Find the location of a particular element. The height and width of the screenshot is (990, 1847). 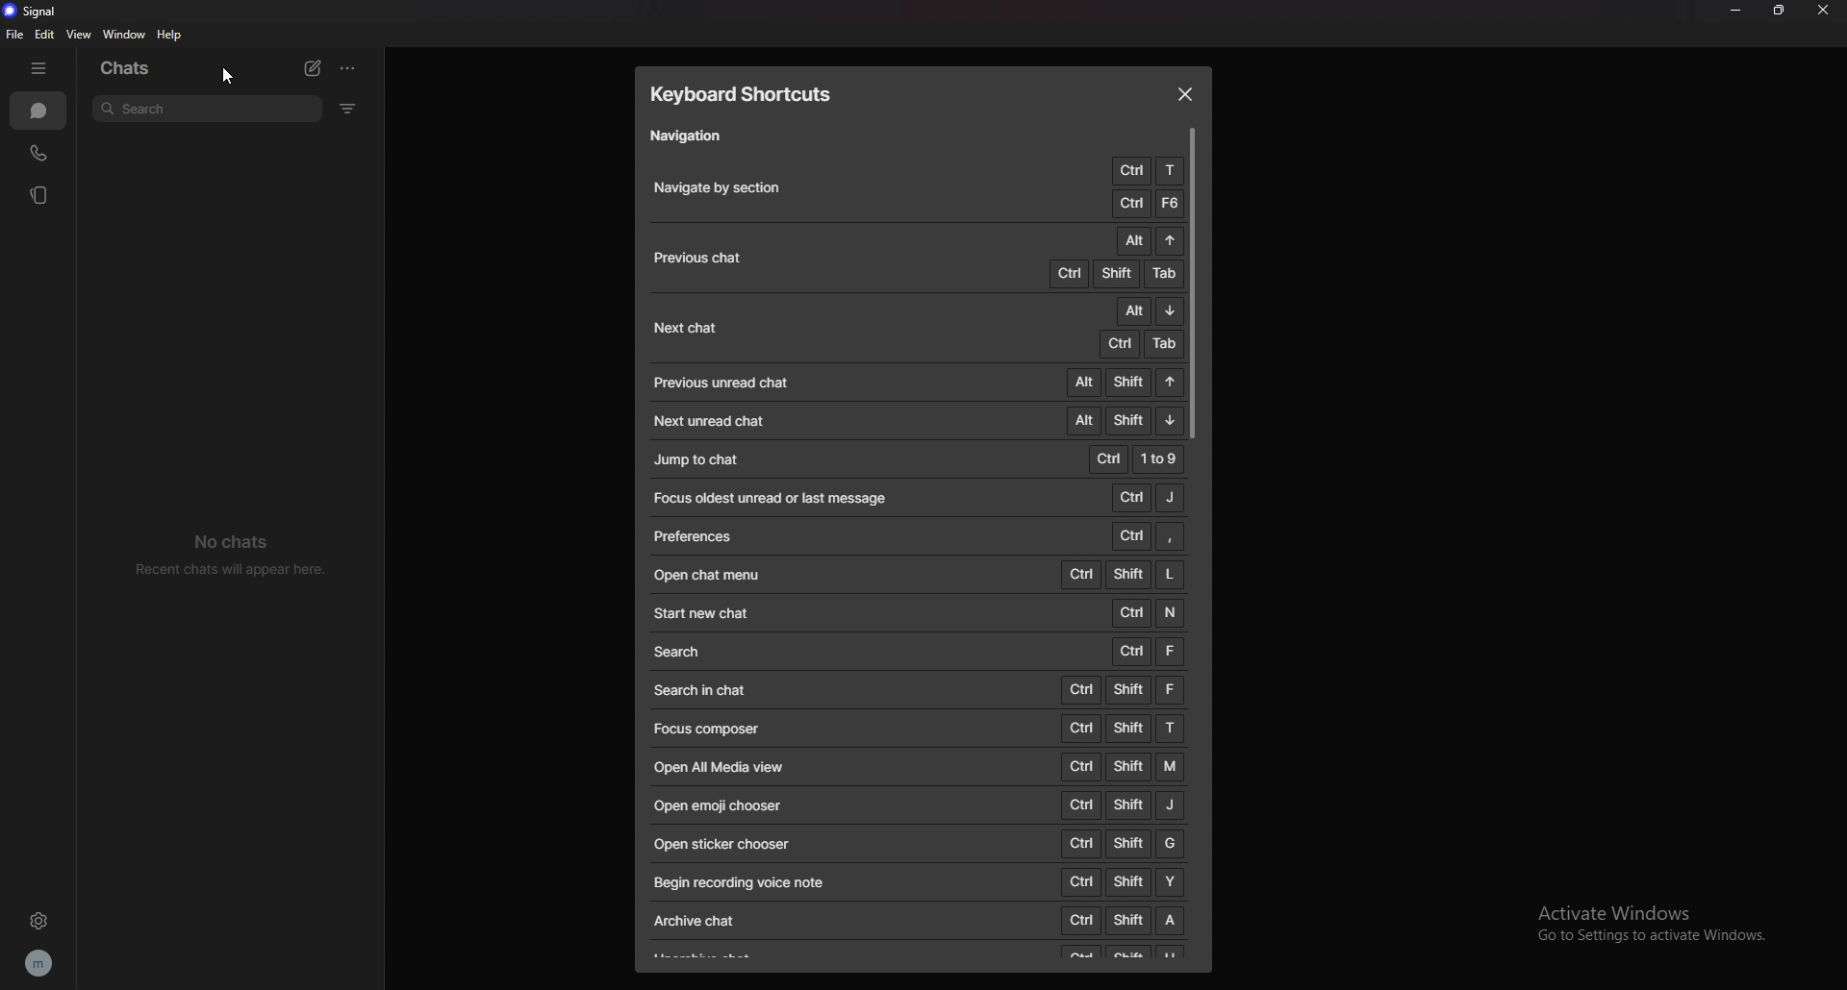

ALT + SHIFT + UP is located at coordinates (1123, 381).